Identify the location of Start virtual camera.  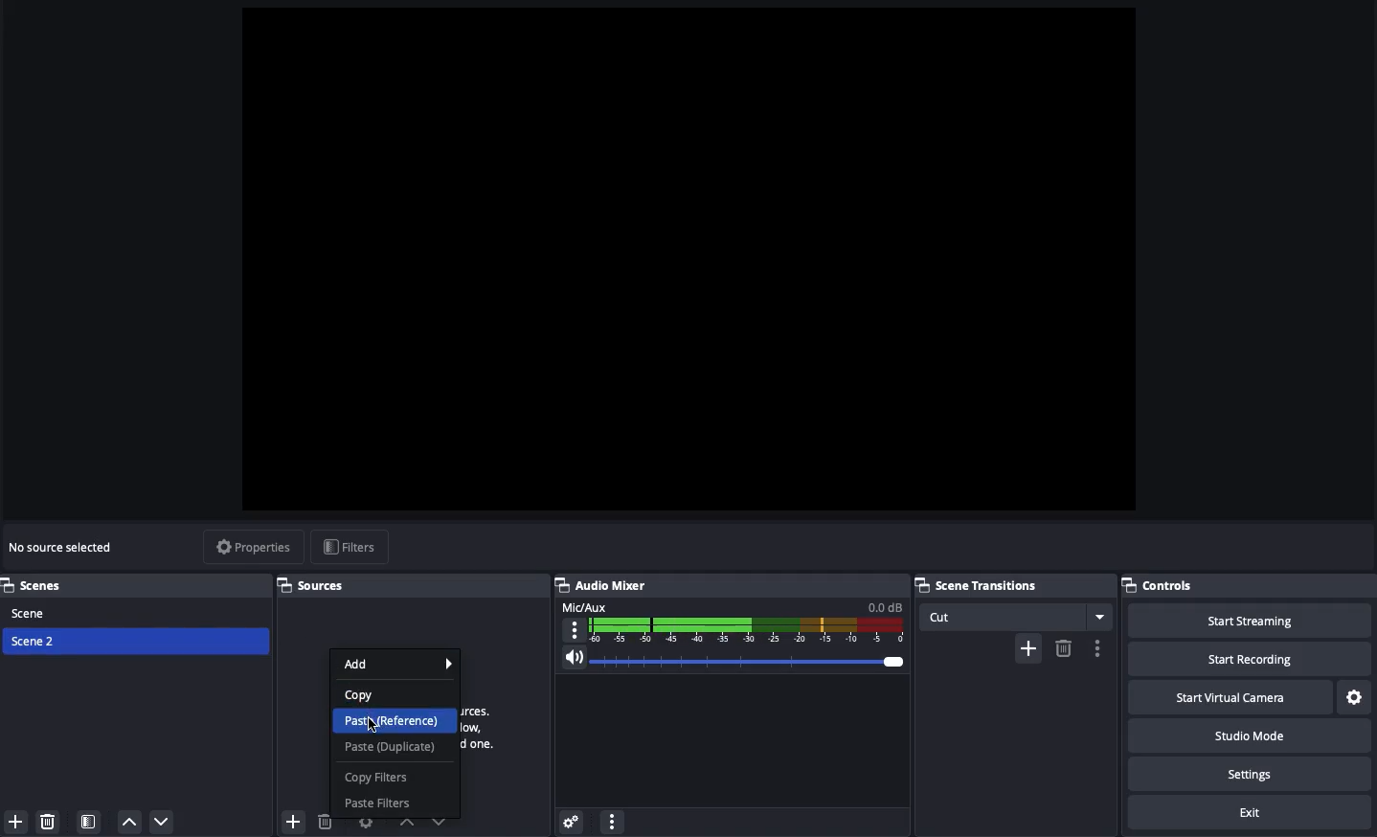
(1227, 695).